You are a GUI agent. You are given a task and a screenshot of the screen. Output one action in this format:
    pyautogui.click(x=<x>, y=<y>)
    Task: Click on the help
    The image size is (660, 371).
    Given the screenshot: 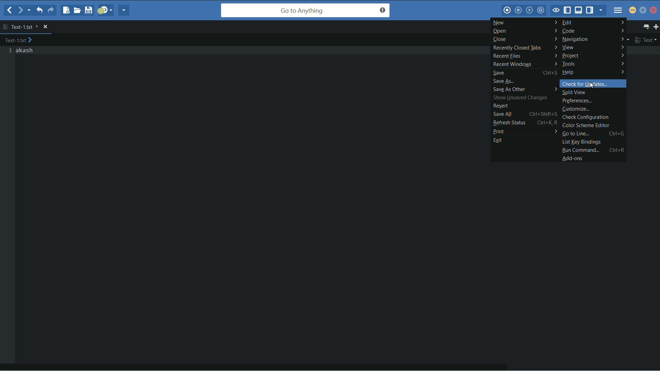 What is the action you would take?
    pyautogui.click(x=592, y=72)
    